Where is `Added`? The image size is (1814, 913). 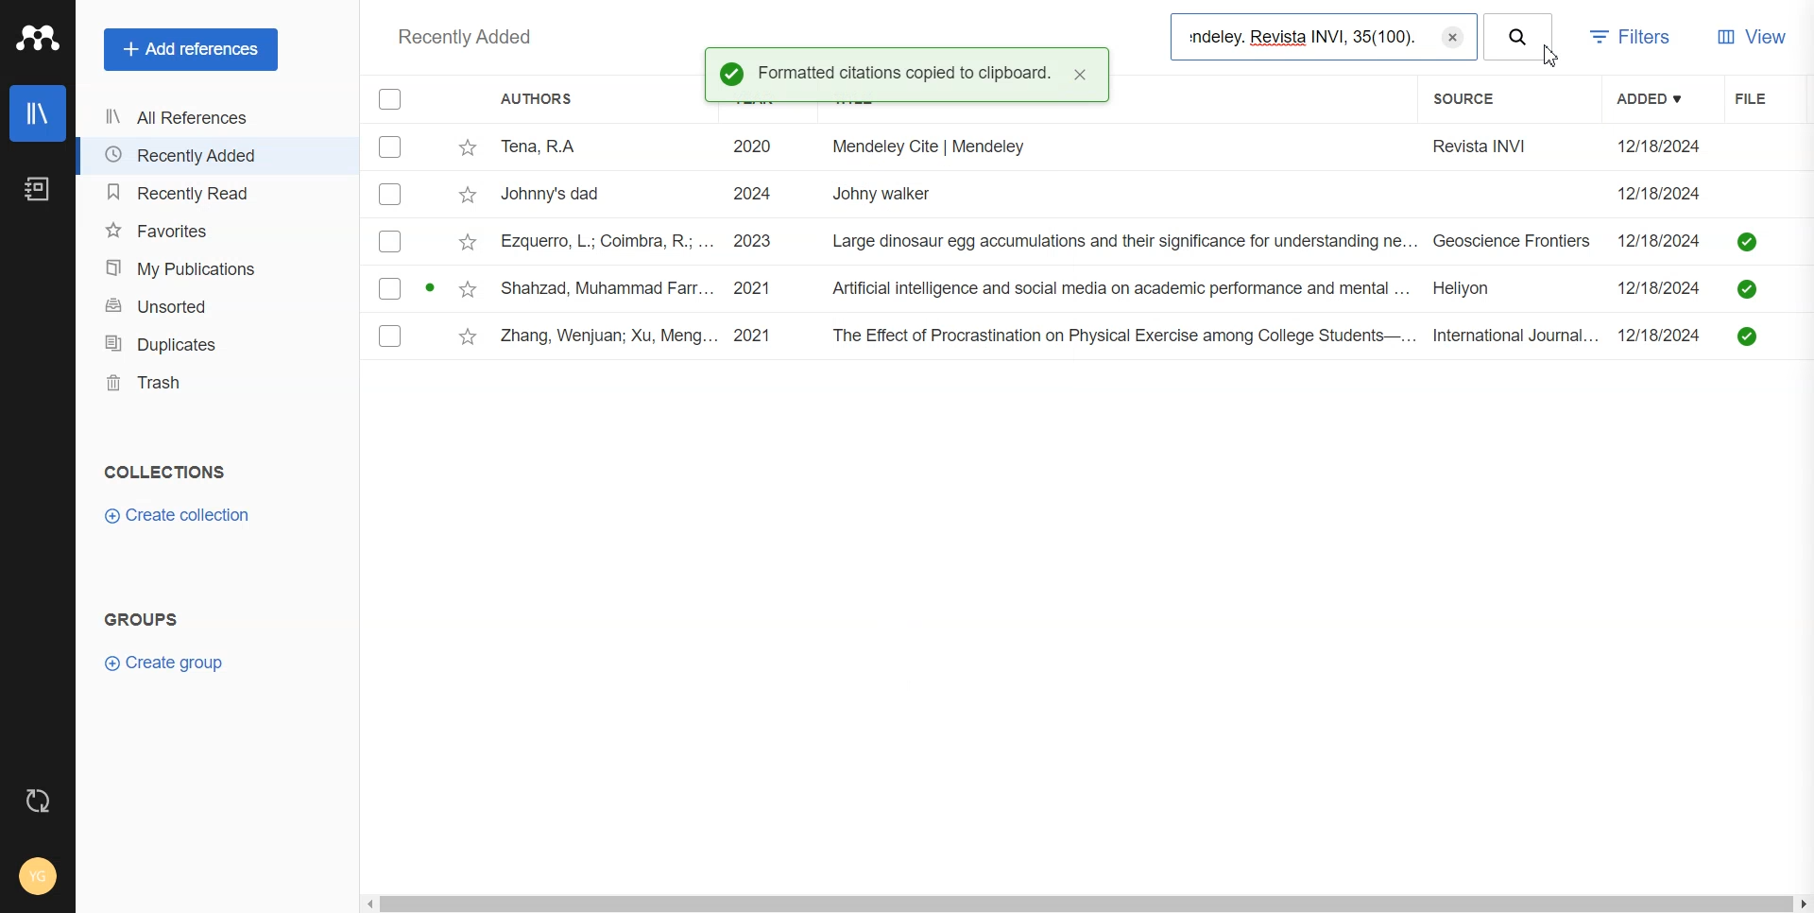 Added is located at coordinates (1661, 98).